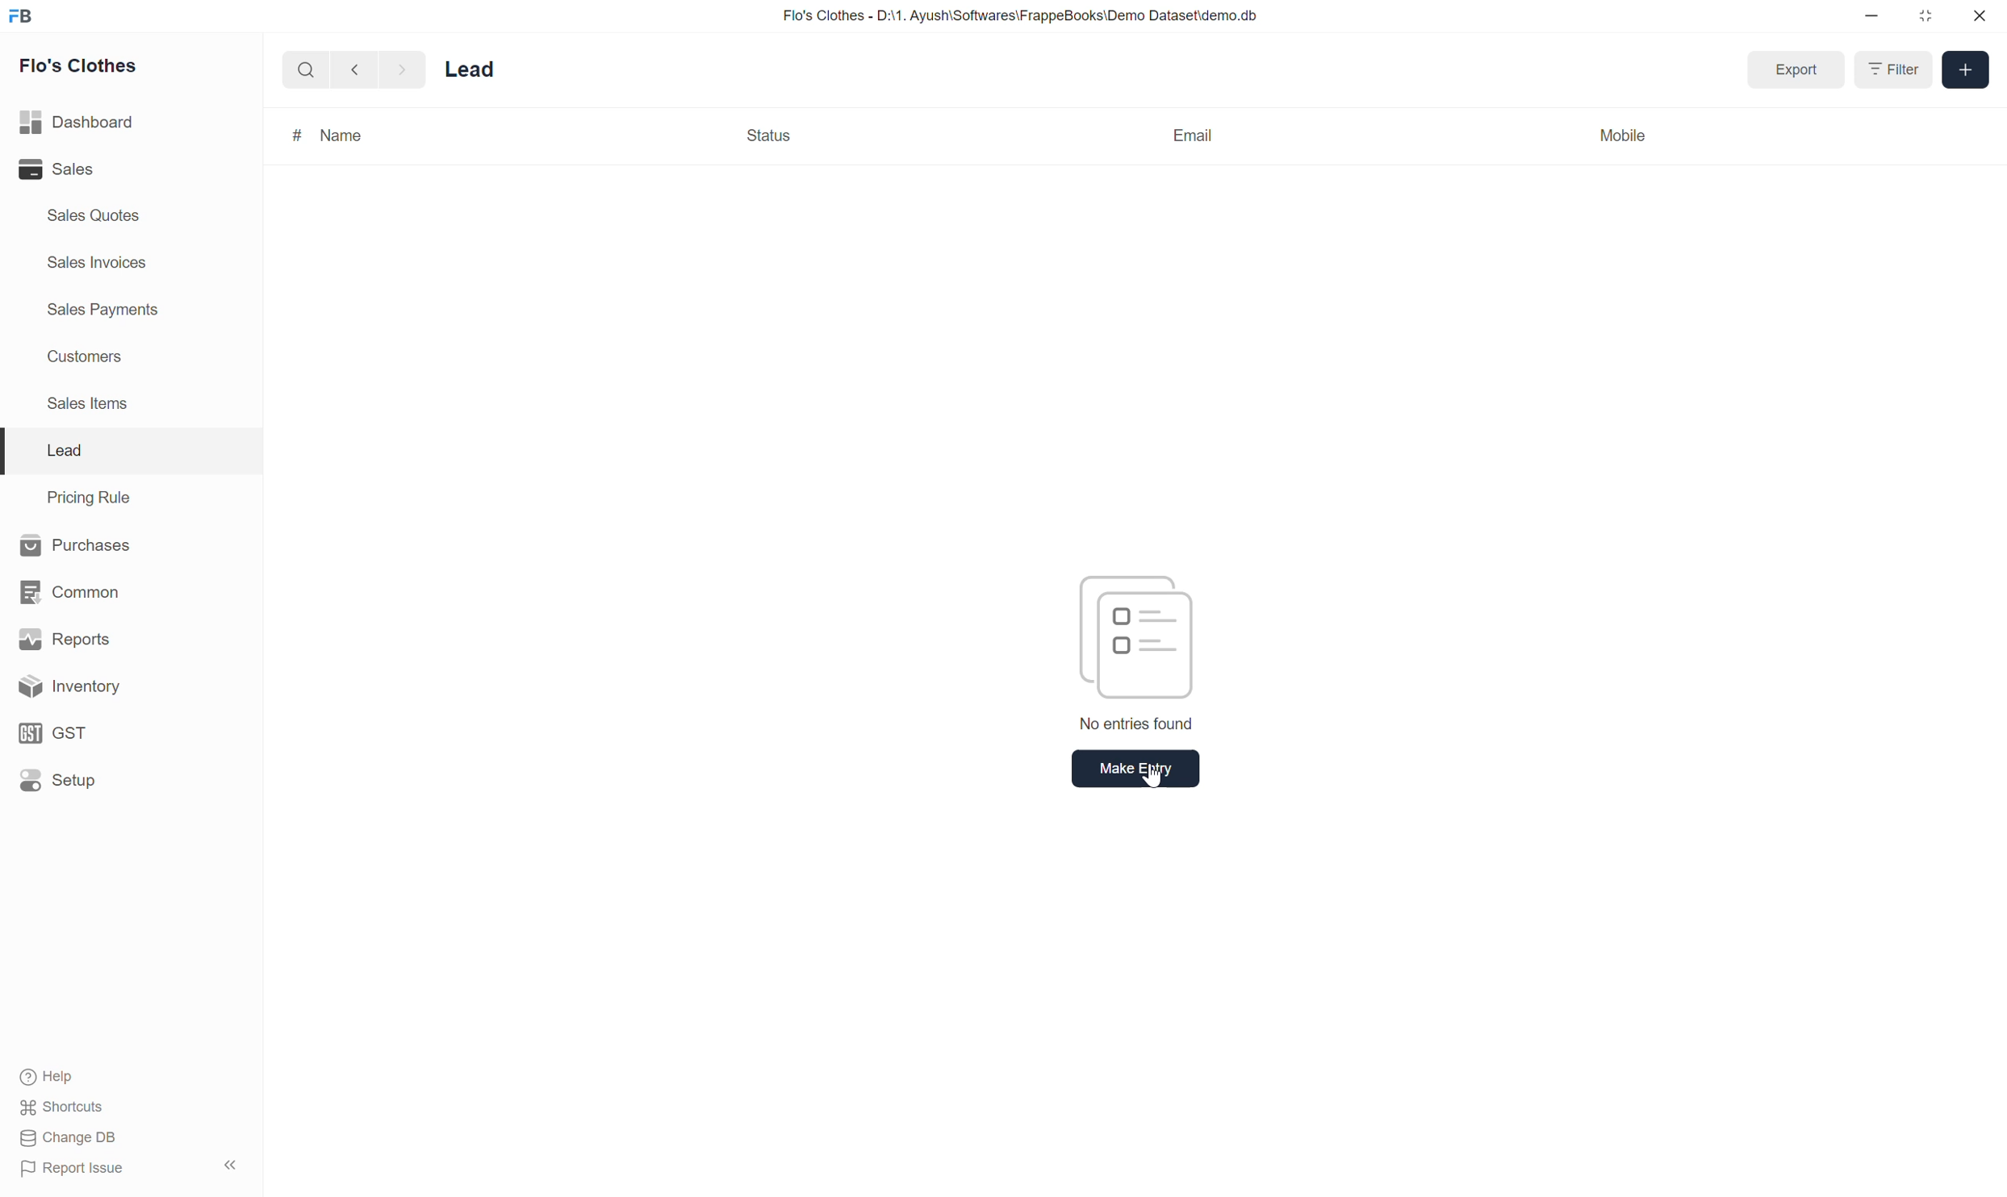  What do you see at coordinates (349, 69) in the screenshot?
I see `Backward` at bounding box center [349, 69].